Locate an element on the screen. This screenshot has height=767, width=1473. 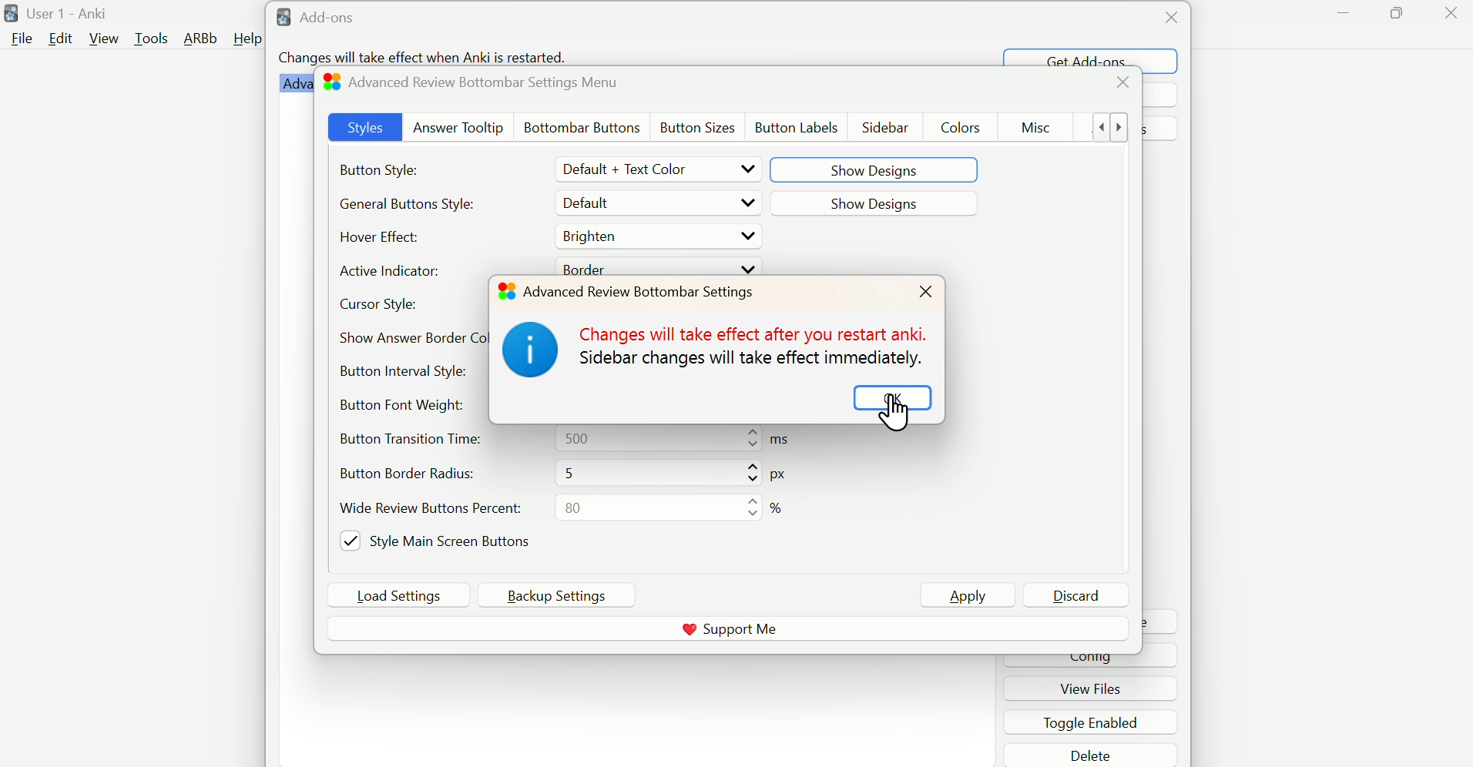
Tools is located at coordinates (153, 39).